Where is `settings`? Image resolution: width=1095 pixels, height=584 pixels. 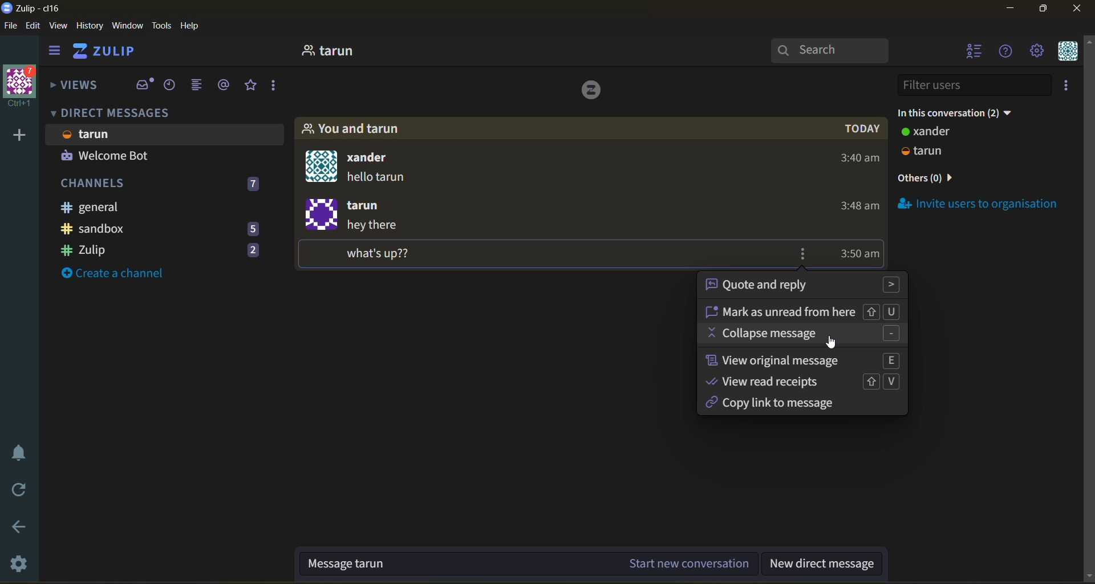 settings is located at coordinates (16, 563).